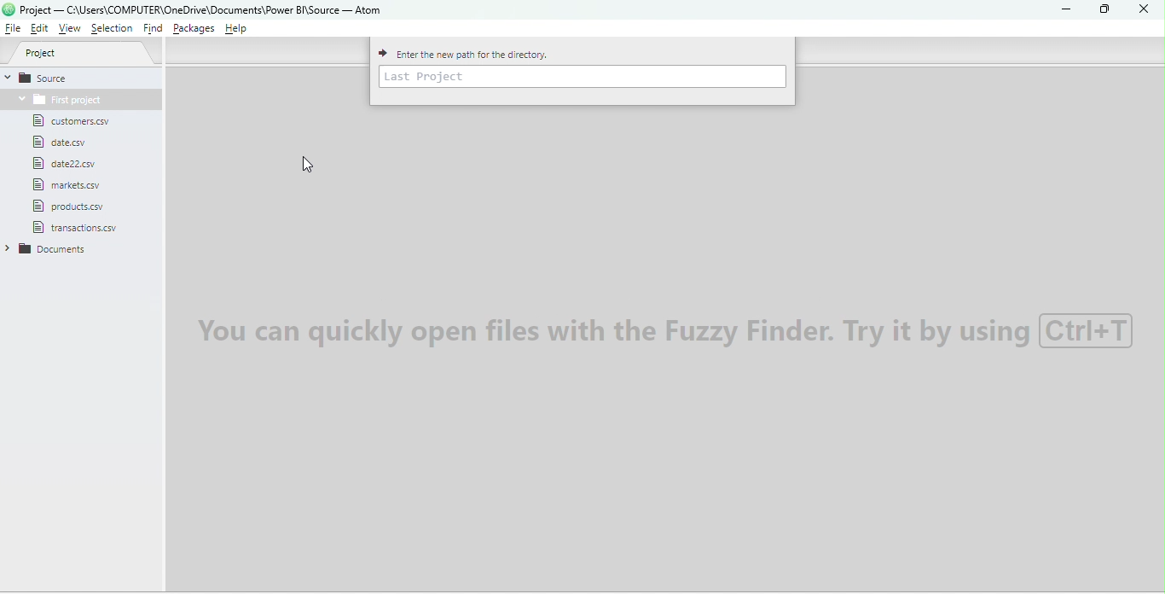 This screenshot has height=594, width=1165. What do you see at coordinates (42, 30) in the screenshot?
I see `Edit` at bounding box center [42, 30].